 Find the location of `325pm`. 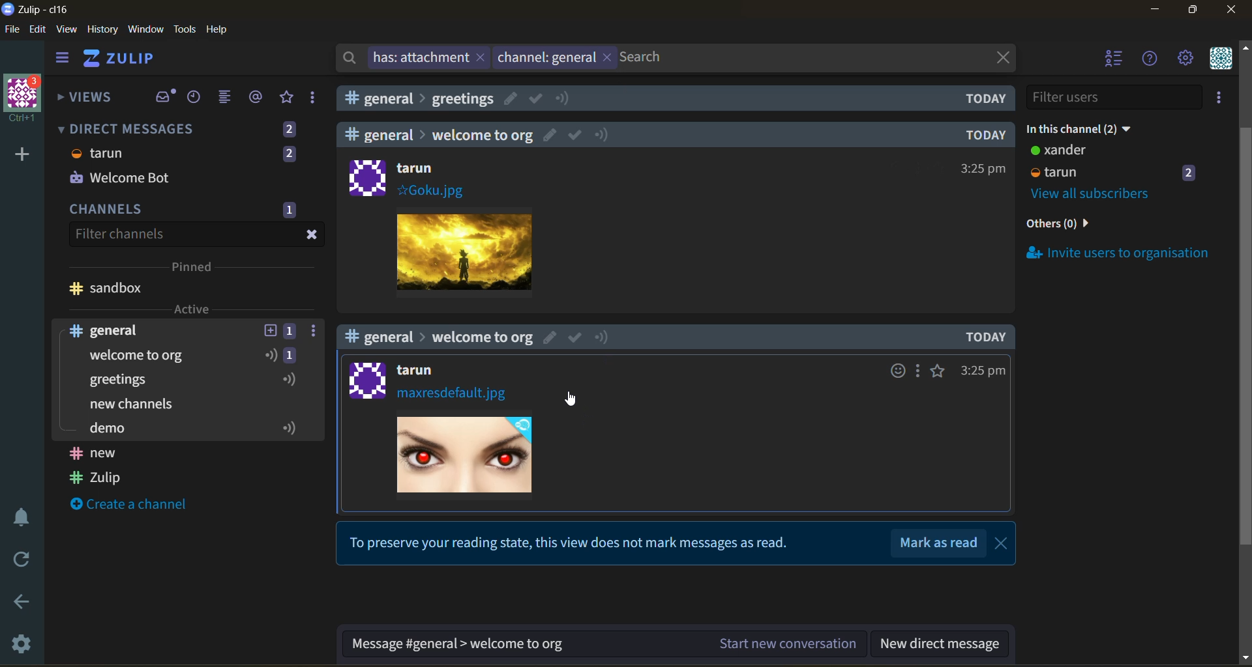

325pm is located at coordinates (984, 167).